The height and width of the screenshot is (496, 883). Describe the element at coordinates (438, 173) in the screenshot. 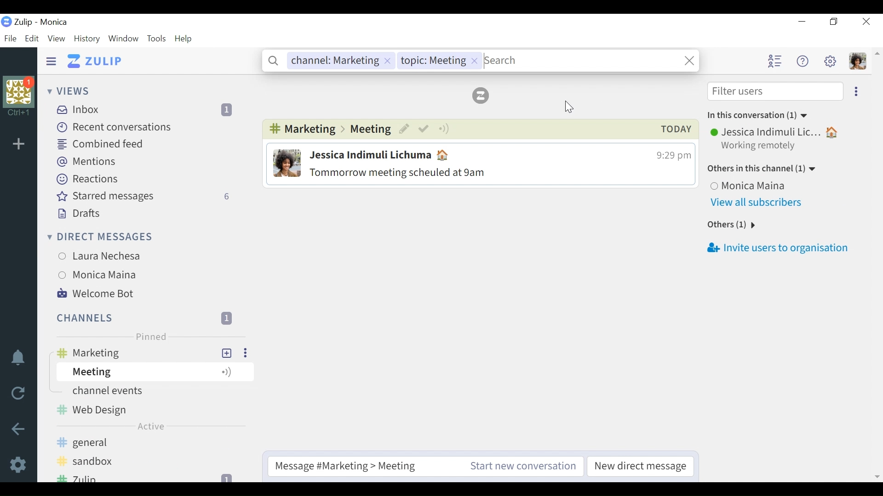

I see `Tommorrow meeting scheuled at 9am` at that location.